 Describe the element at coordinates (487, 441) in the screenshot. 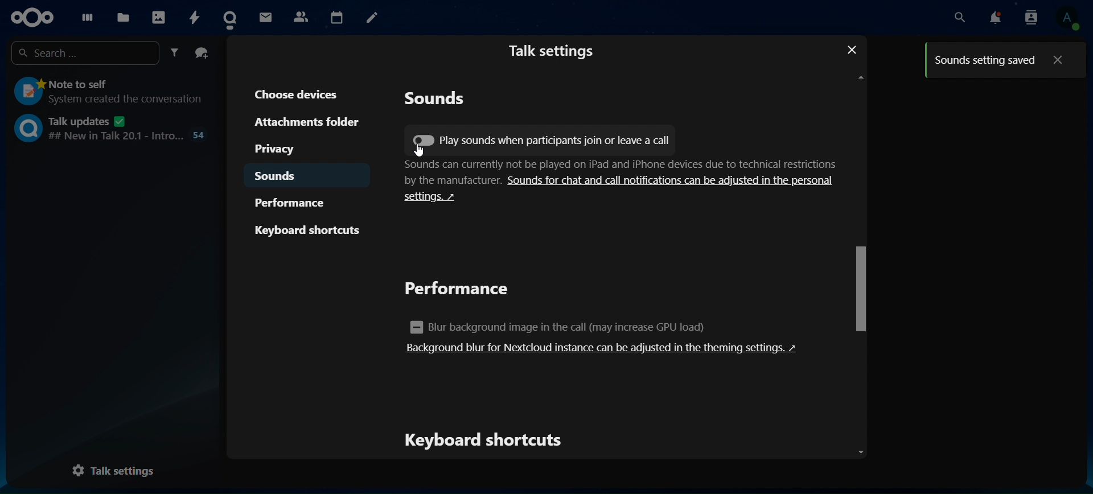

I see `keyboard shortcuts` at that location.